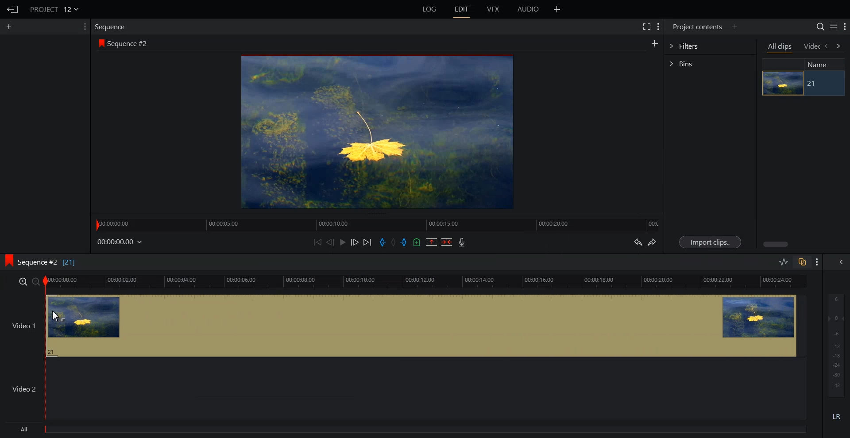 The width and height of the screenshot is (850, 438). What do you see at coordinates (417, 242) in the screenshot?
I see `Add Cue in the current video` at bounding box center [417, 242].